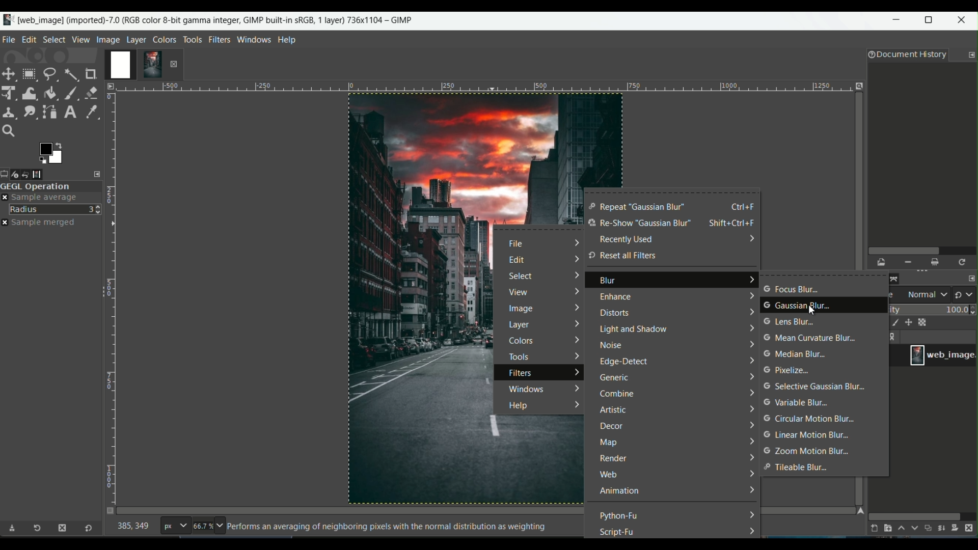  What do you see at coordinates (133, 528) in the screenshot?
I see `cursor position` at bounding box center [133, 528].